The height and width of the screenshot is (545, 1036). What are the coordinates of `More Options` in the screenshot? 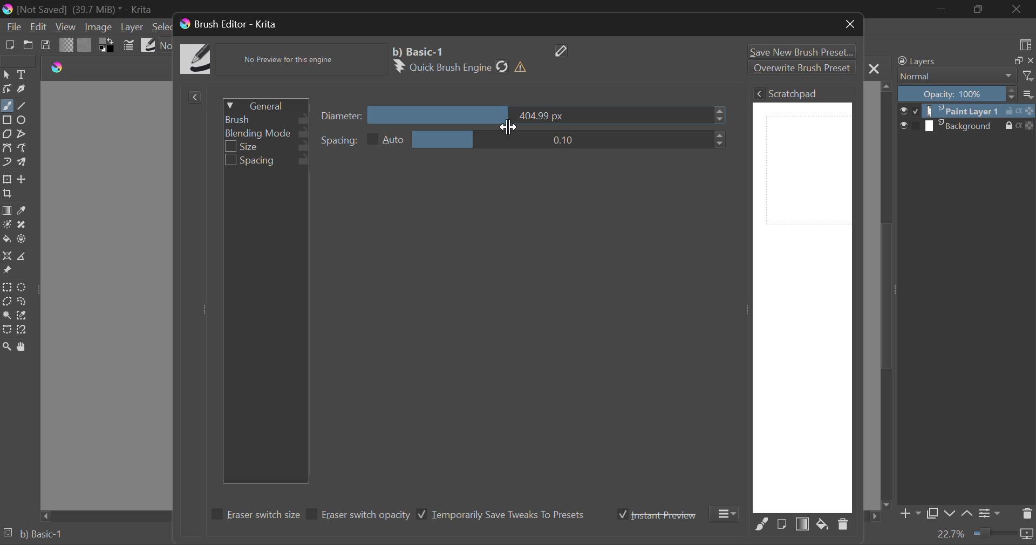 It's located at (726, 514).